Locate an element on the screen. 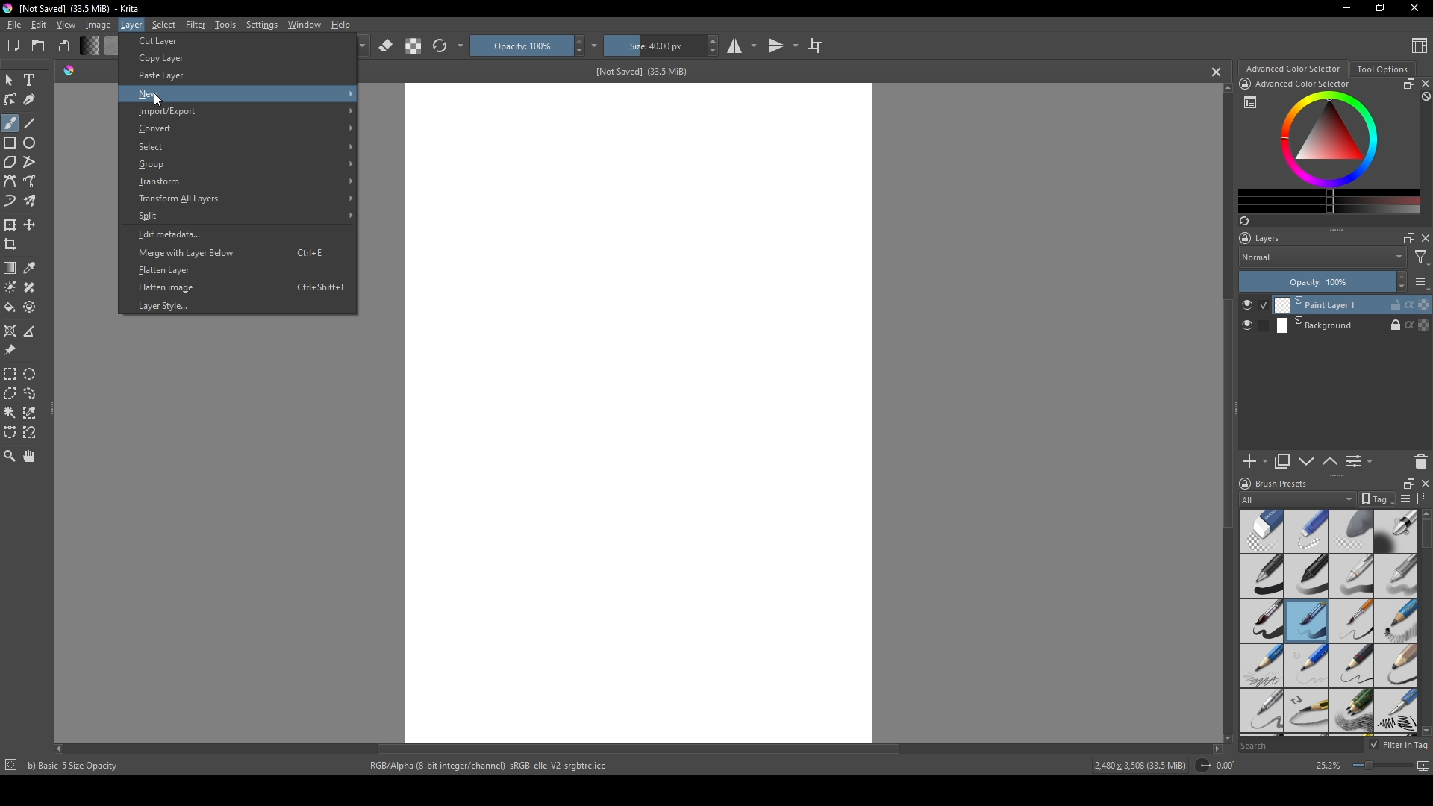 This screenshot has width=1433, height=806. cursor is located at coordinates (160, 100).